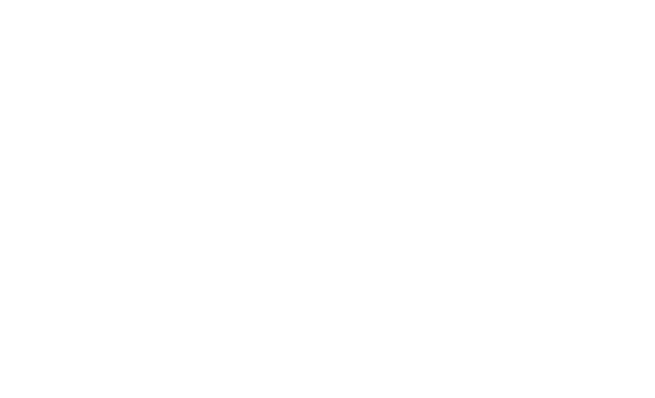 The width and height of the screenshot is (655, 398). I want to click on Scene filter, so click(42, 376).